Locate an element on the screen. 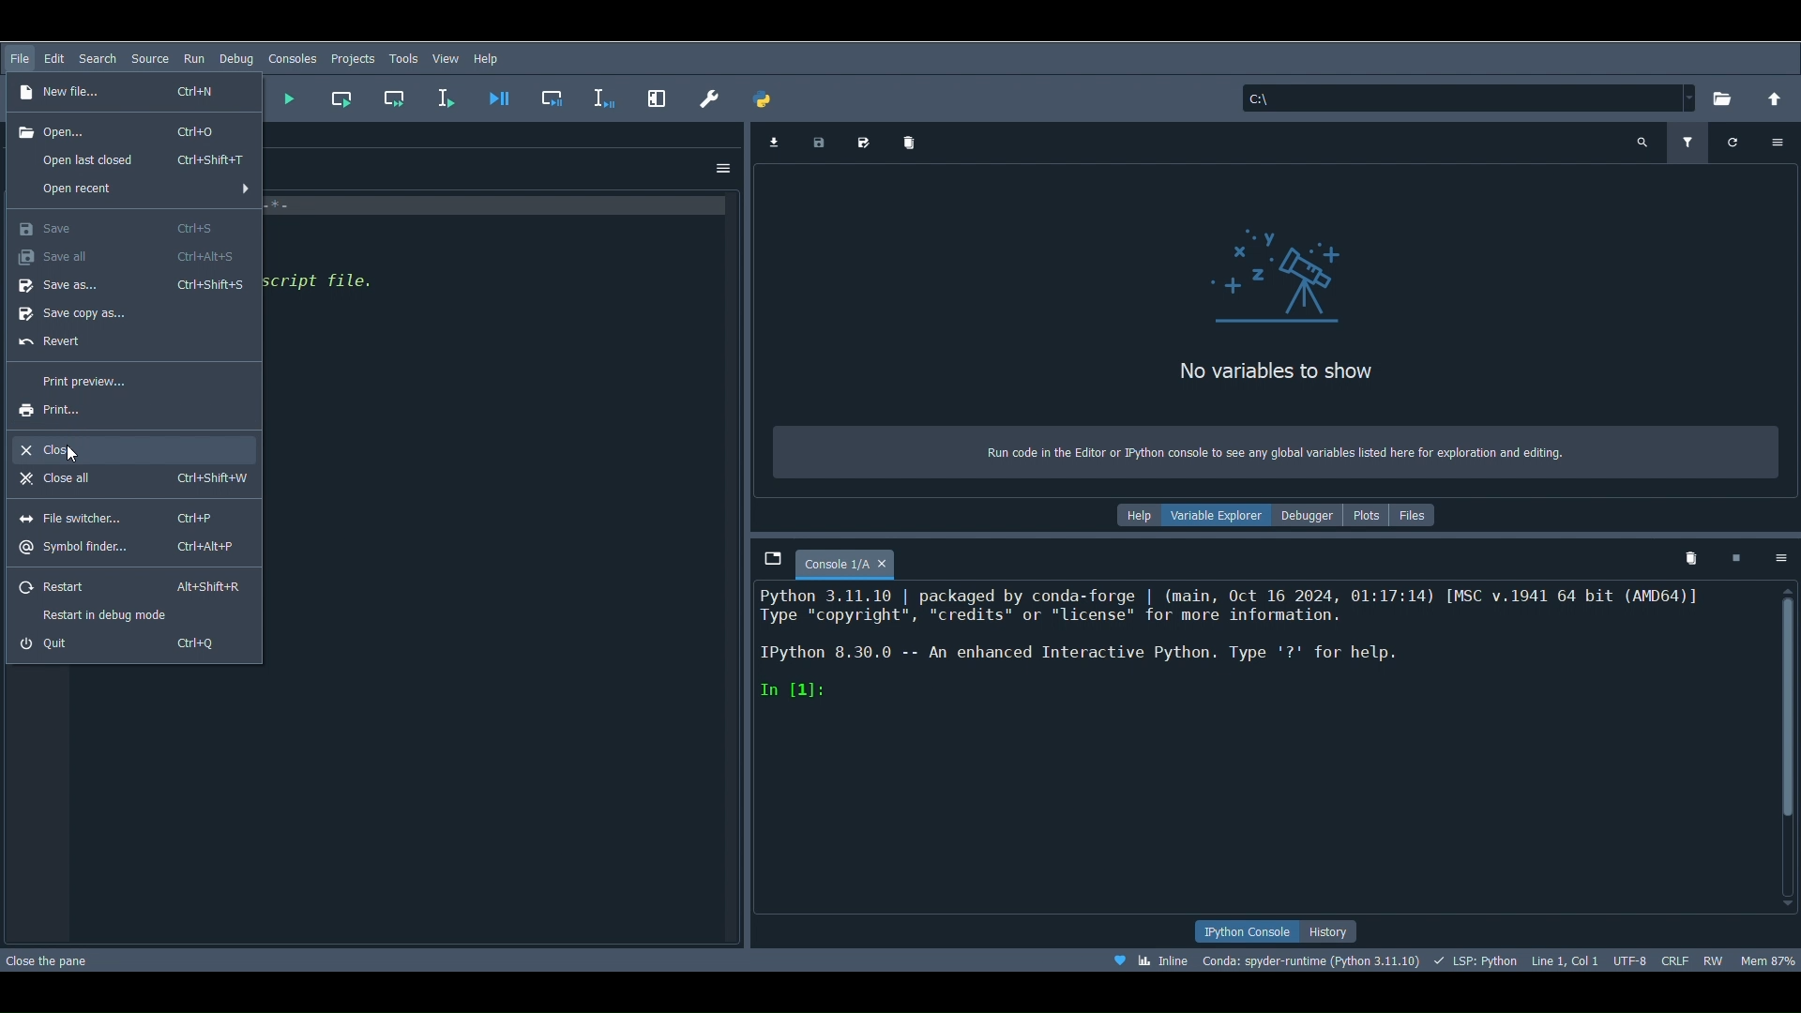  File switcher is located at coordinates (125, 514).